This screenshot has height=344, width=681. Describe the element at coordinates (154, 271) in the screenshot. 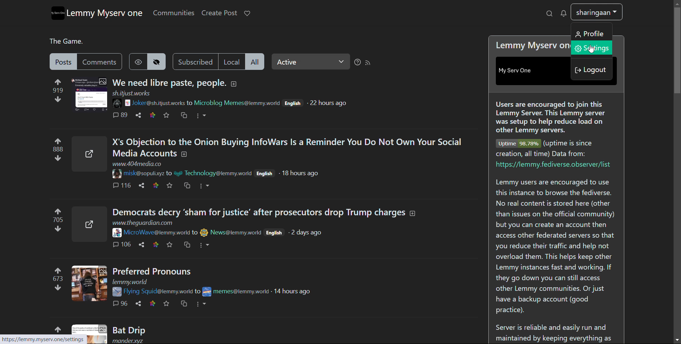

I see `Preferred Pronouns` at that location.